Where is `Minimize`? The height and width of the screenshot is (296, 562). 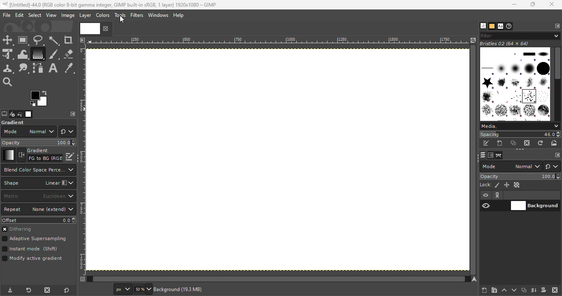 Minimize is located at coordinates (513, 5).